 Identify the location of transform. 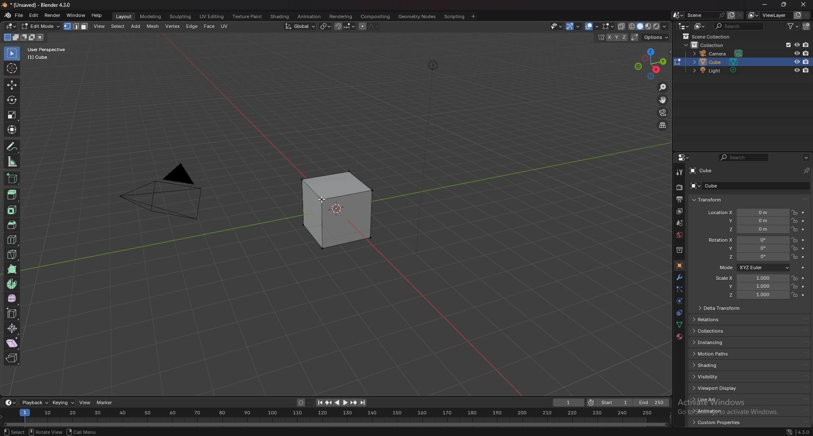
(12, 130).